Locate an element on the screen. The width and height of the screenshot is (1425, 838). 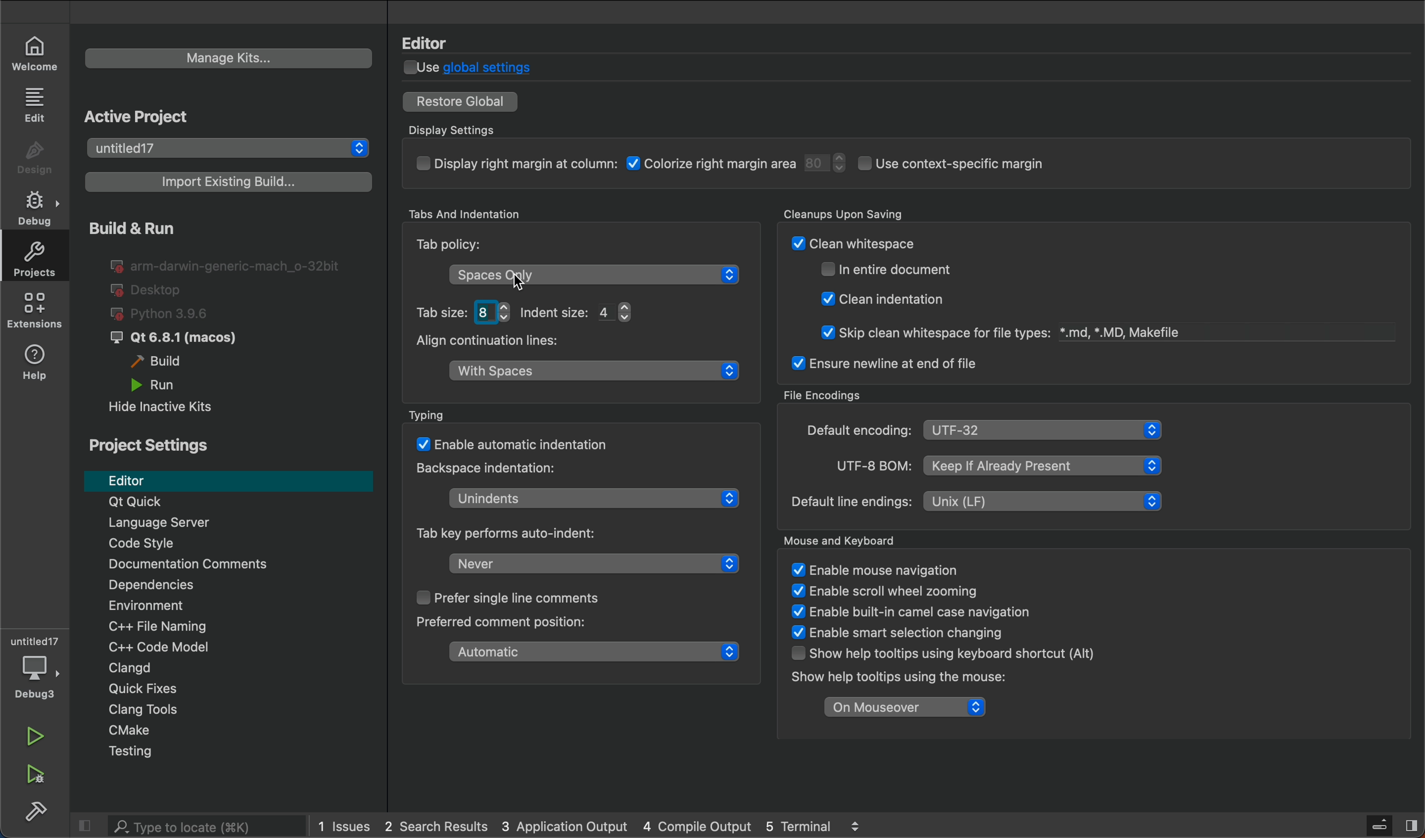
show help tootlips is located at coordinates (892, 679).